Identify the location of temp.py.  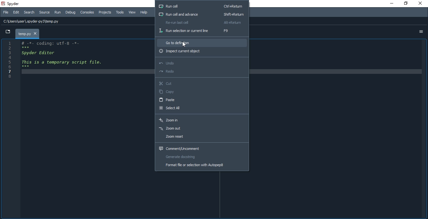
(27, 33).